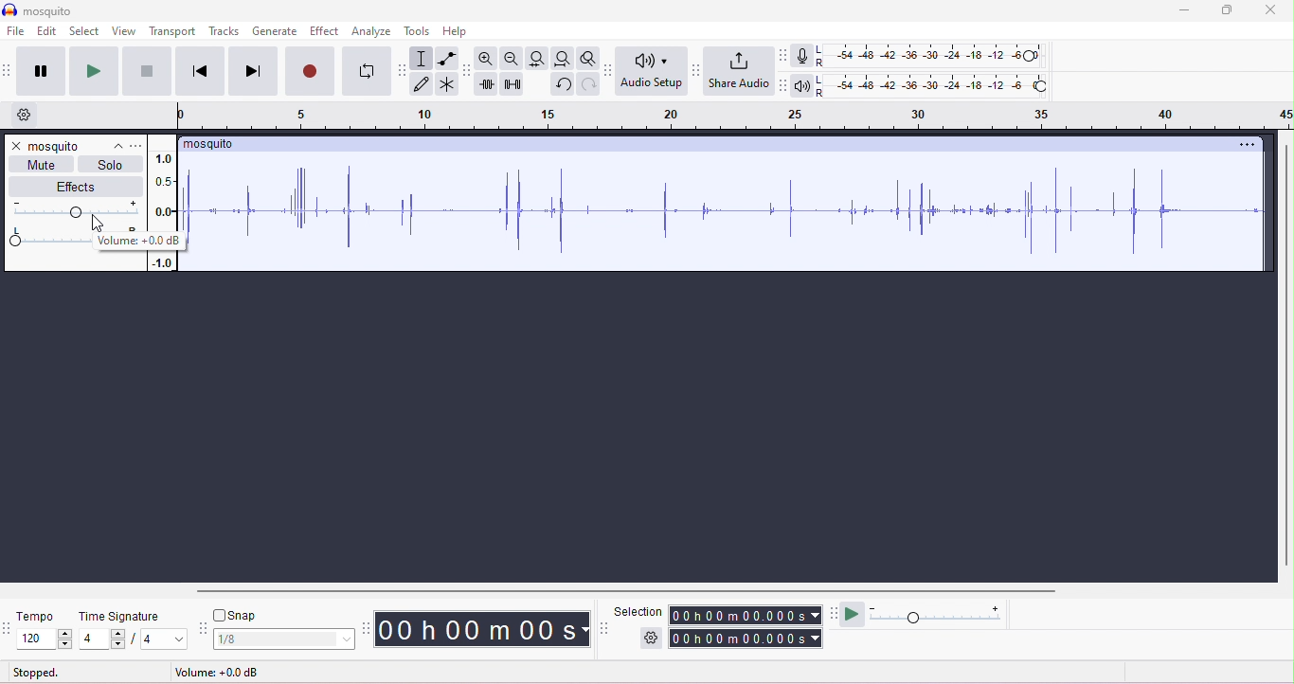 The image size is (1294, 684). I want to click on time signature, so click(119, 616).